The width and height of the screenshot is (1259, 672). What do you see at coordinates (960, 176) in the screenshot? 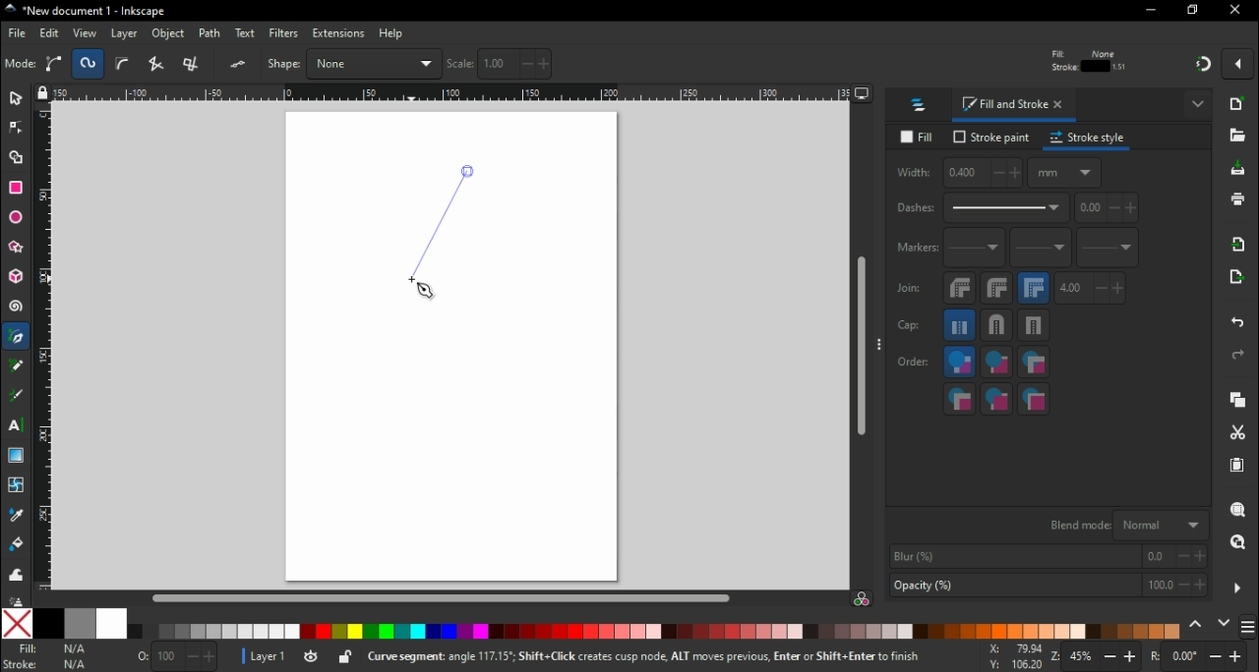
I see `width` at bounding box center [960, 176].